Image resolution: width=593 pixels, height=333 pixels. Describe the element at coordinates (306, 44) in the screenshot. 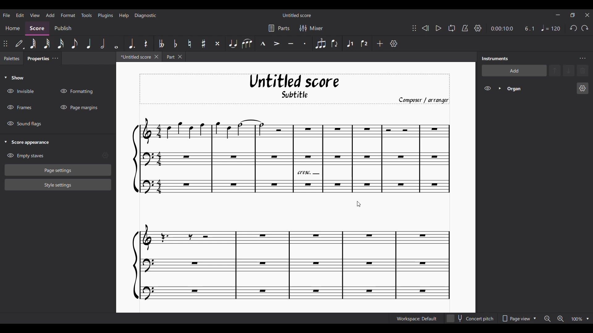

I see `Staccato` at that location.